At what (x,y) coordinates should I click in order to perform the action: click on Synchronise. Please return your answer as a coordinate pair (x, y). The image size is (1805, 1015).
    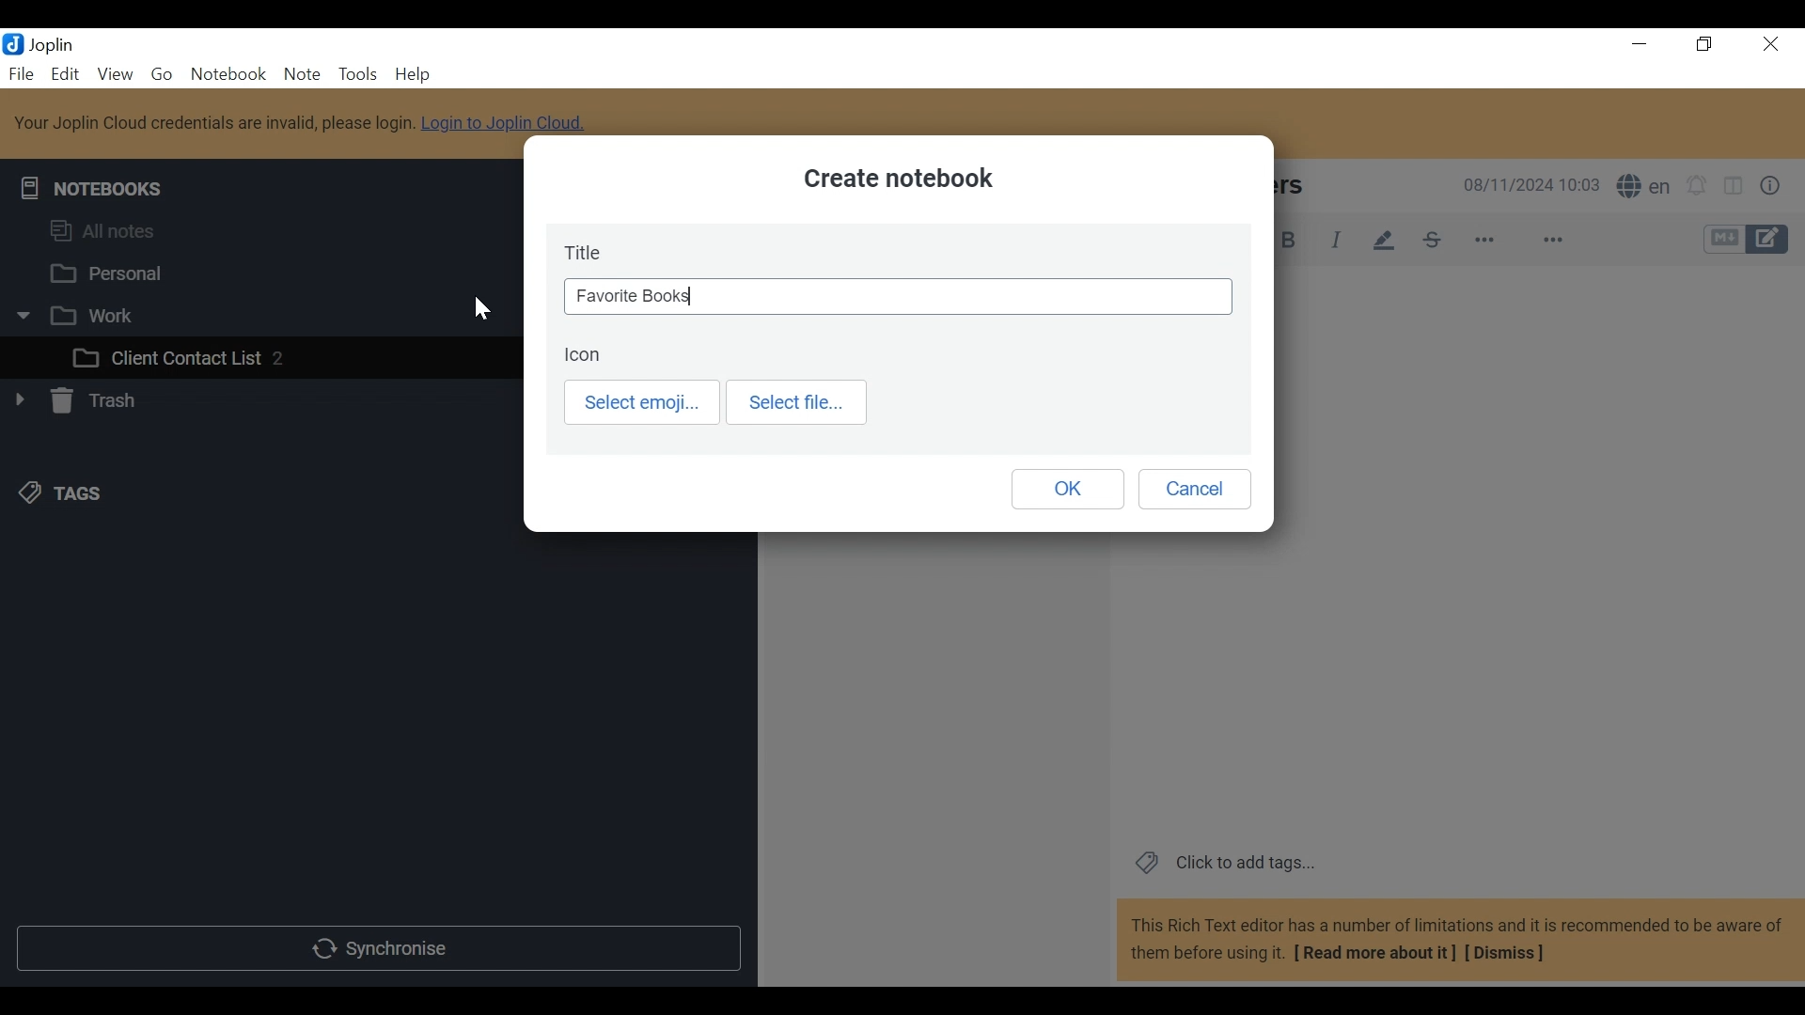
    Looking at the image, I should click on (382, 948).